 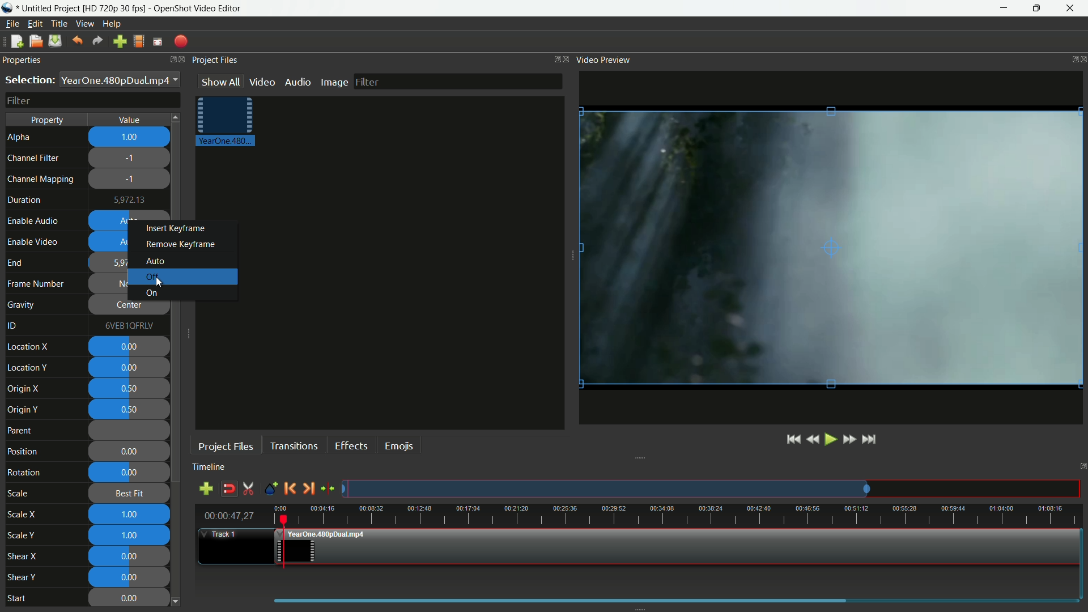 What do you see at coordinates (552, 59) in the screenshot?
I see `change layout` at bounding box center [552, 59].